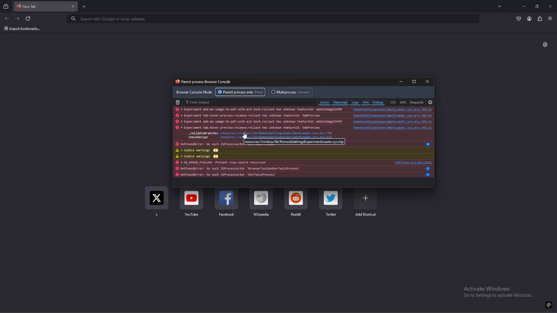 Image resolution: width=557 pixels, height=313 pixels. Describe the element at coordinates (549, 305) in the screenshot. I see `icon` at that location.